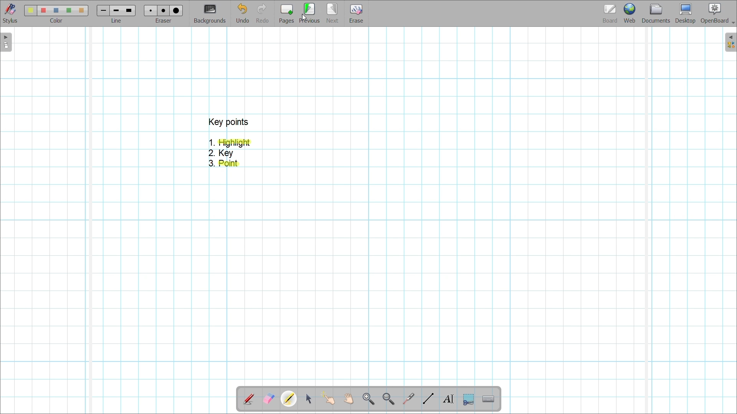 Image resolution: width=737 pixels, height=414 pixels. I want to click on Add page, so click(286, 14).